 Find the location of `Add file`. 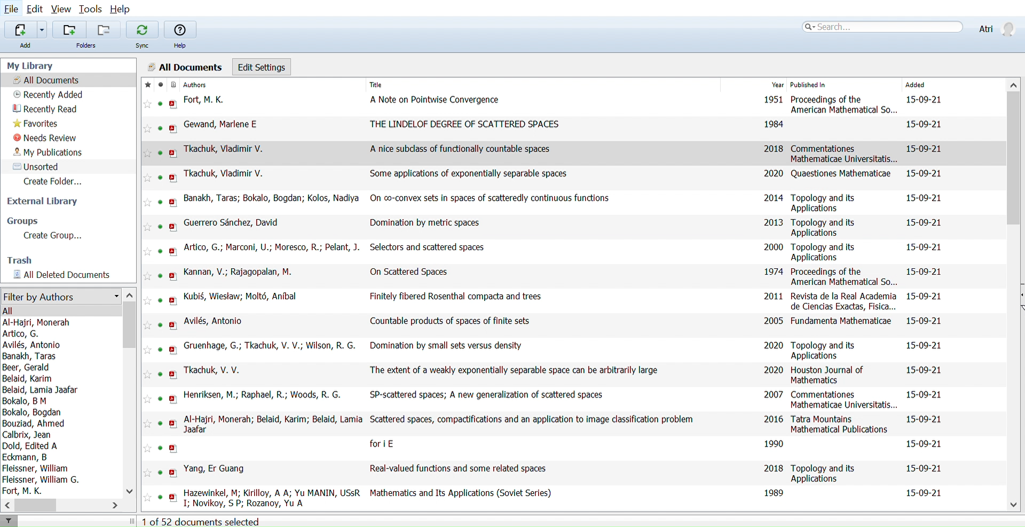

Add file is located at coordinates (20, 29).